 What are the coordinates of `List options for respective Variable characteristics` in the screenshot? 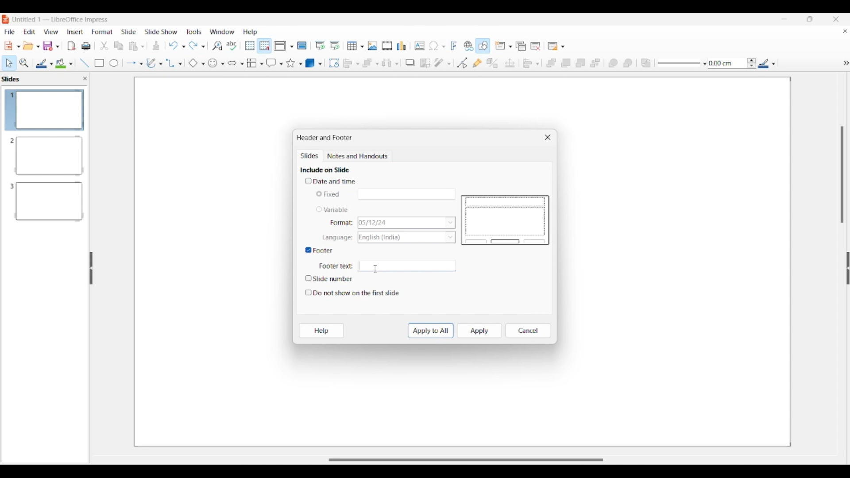 It's located at (407, 230).